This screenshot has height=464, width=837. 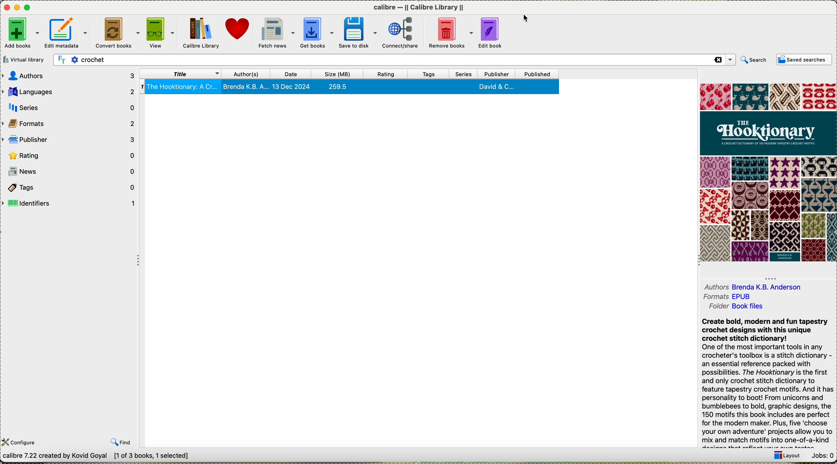 What do you see at coordinates (71, 187) in the screenshot?
I see `tags` at bounding box center [71, 187].